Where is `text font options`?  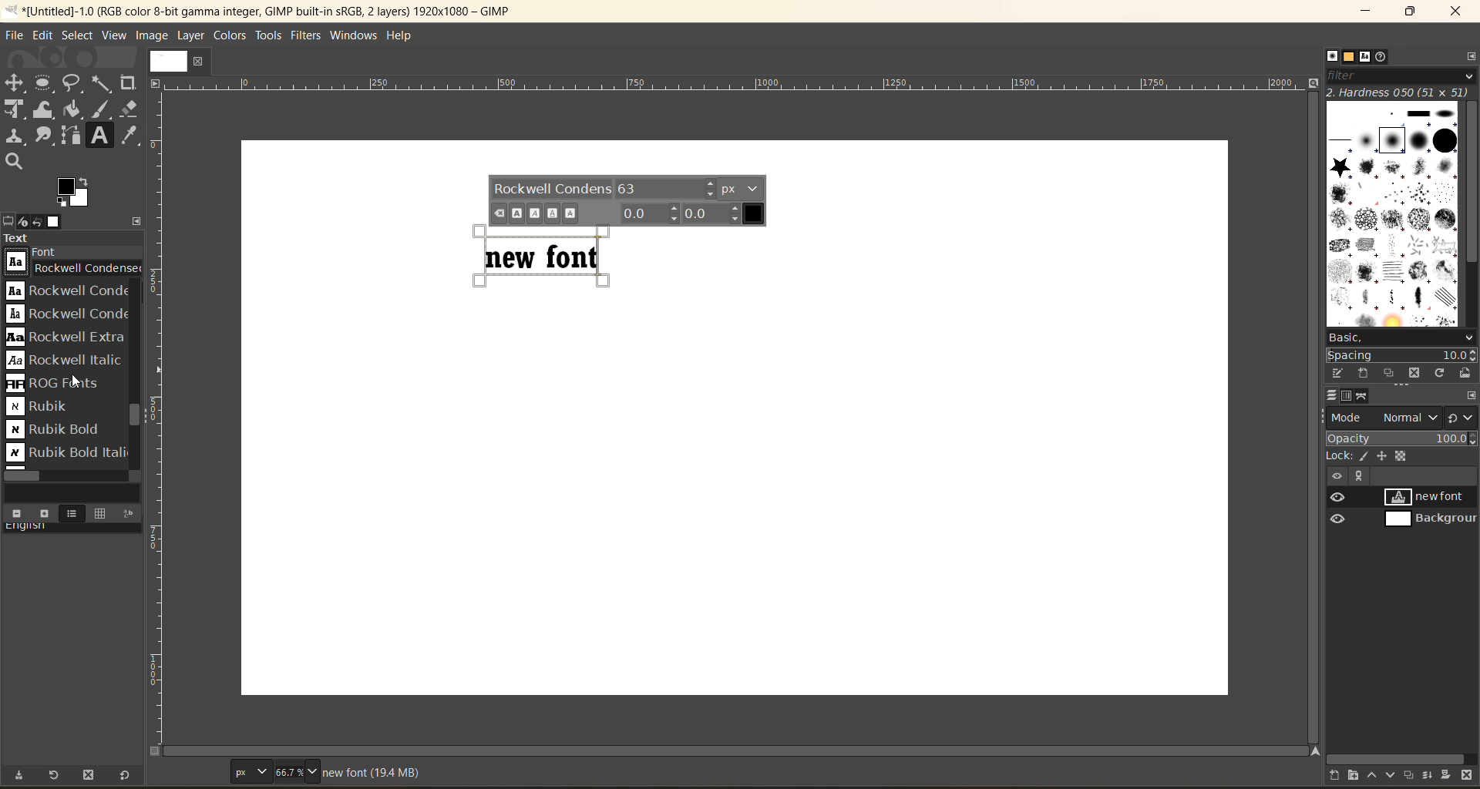 text font options is located at coordinates (629, 200).